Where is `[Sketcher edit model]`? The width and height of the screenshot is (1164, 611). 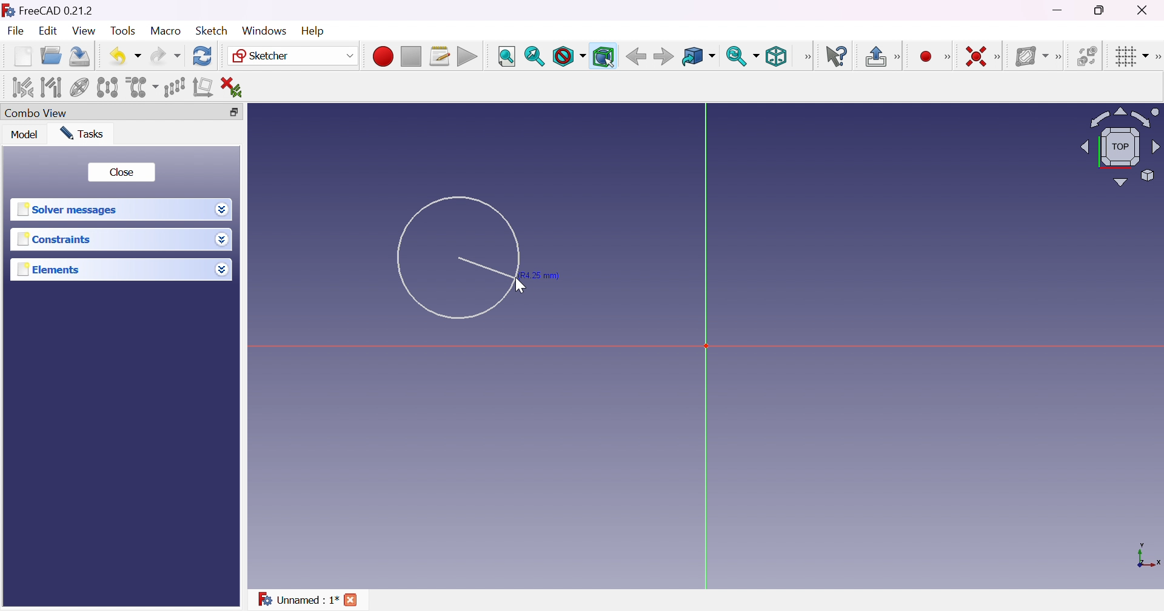
[Sketcher edit model] is located at coordinates (899, 55).